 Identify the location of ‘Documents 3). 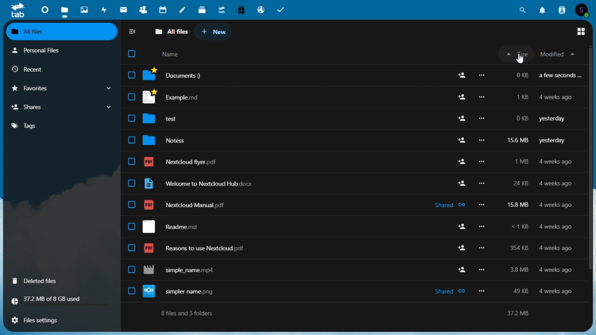
(354, 74).